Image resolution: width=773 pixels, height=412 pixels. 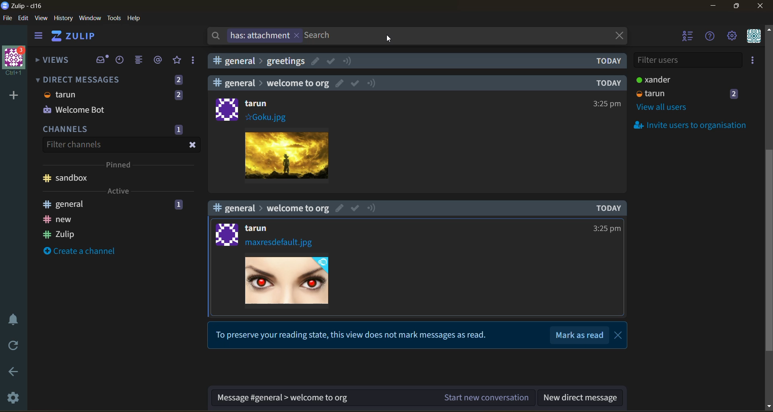 What do you see at coordinates (338, 83) in the screenshot?
I see `edit ` at bounding box center [338, 83].